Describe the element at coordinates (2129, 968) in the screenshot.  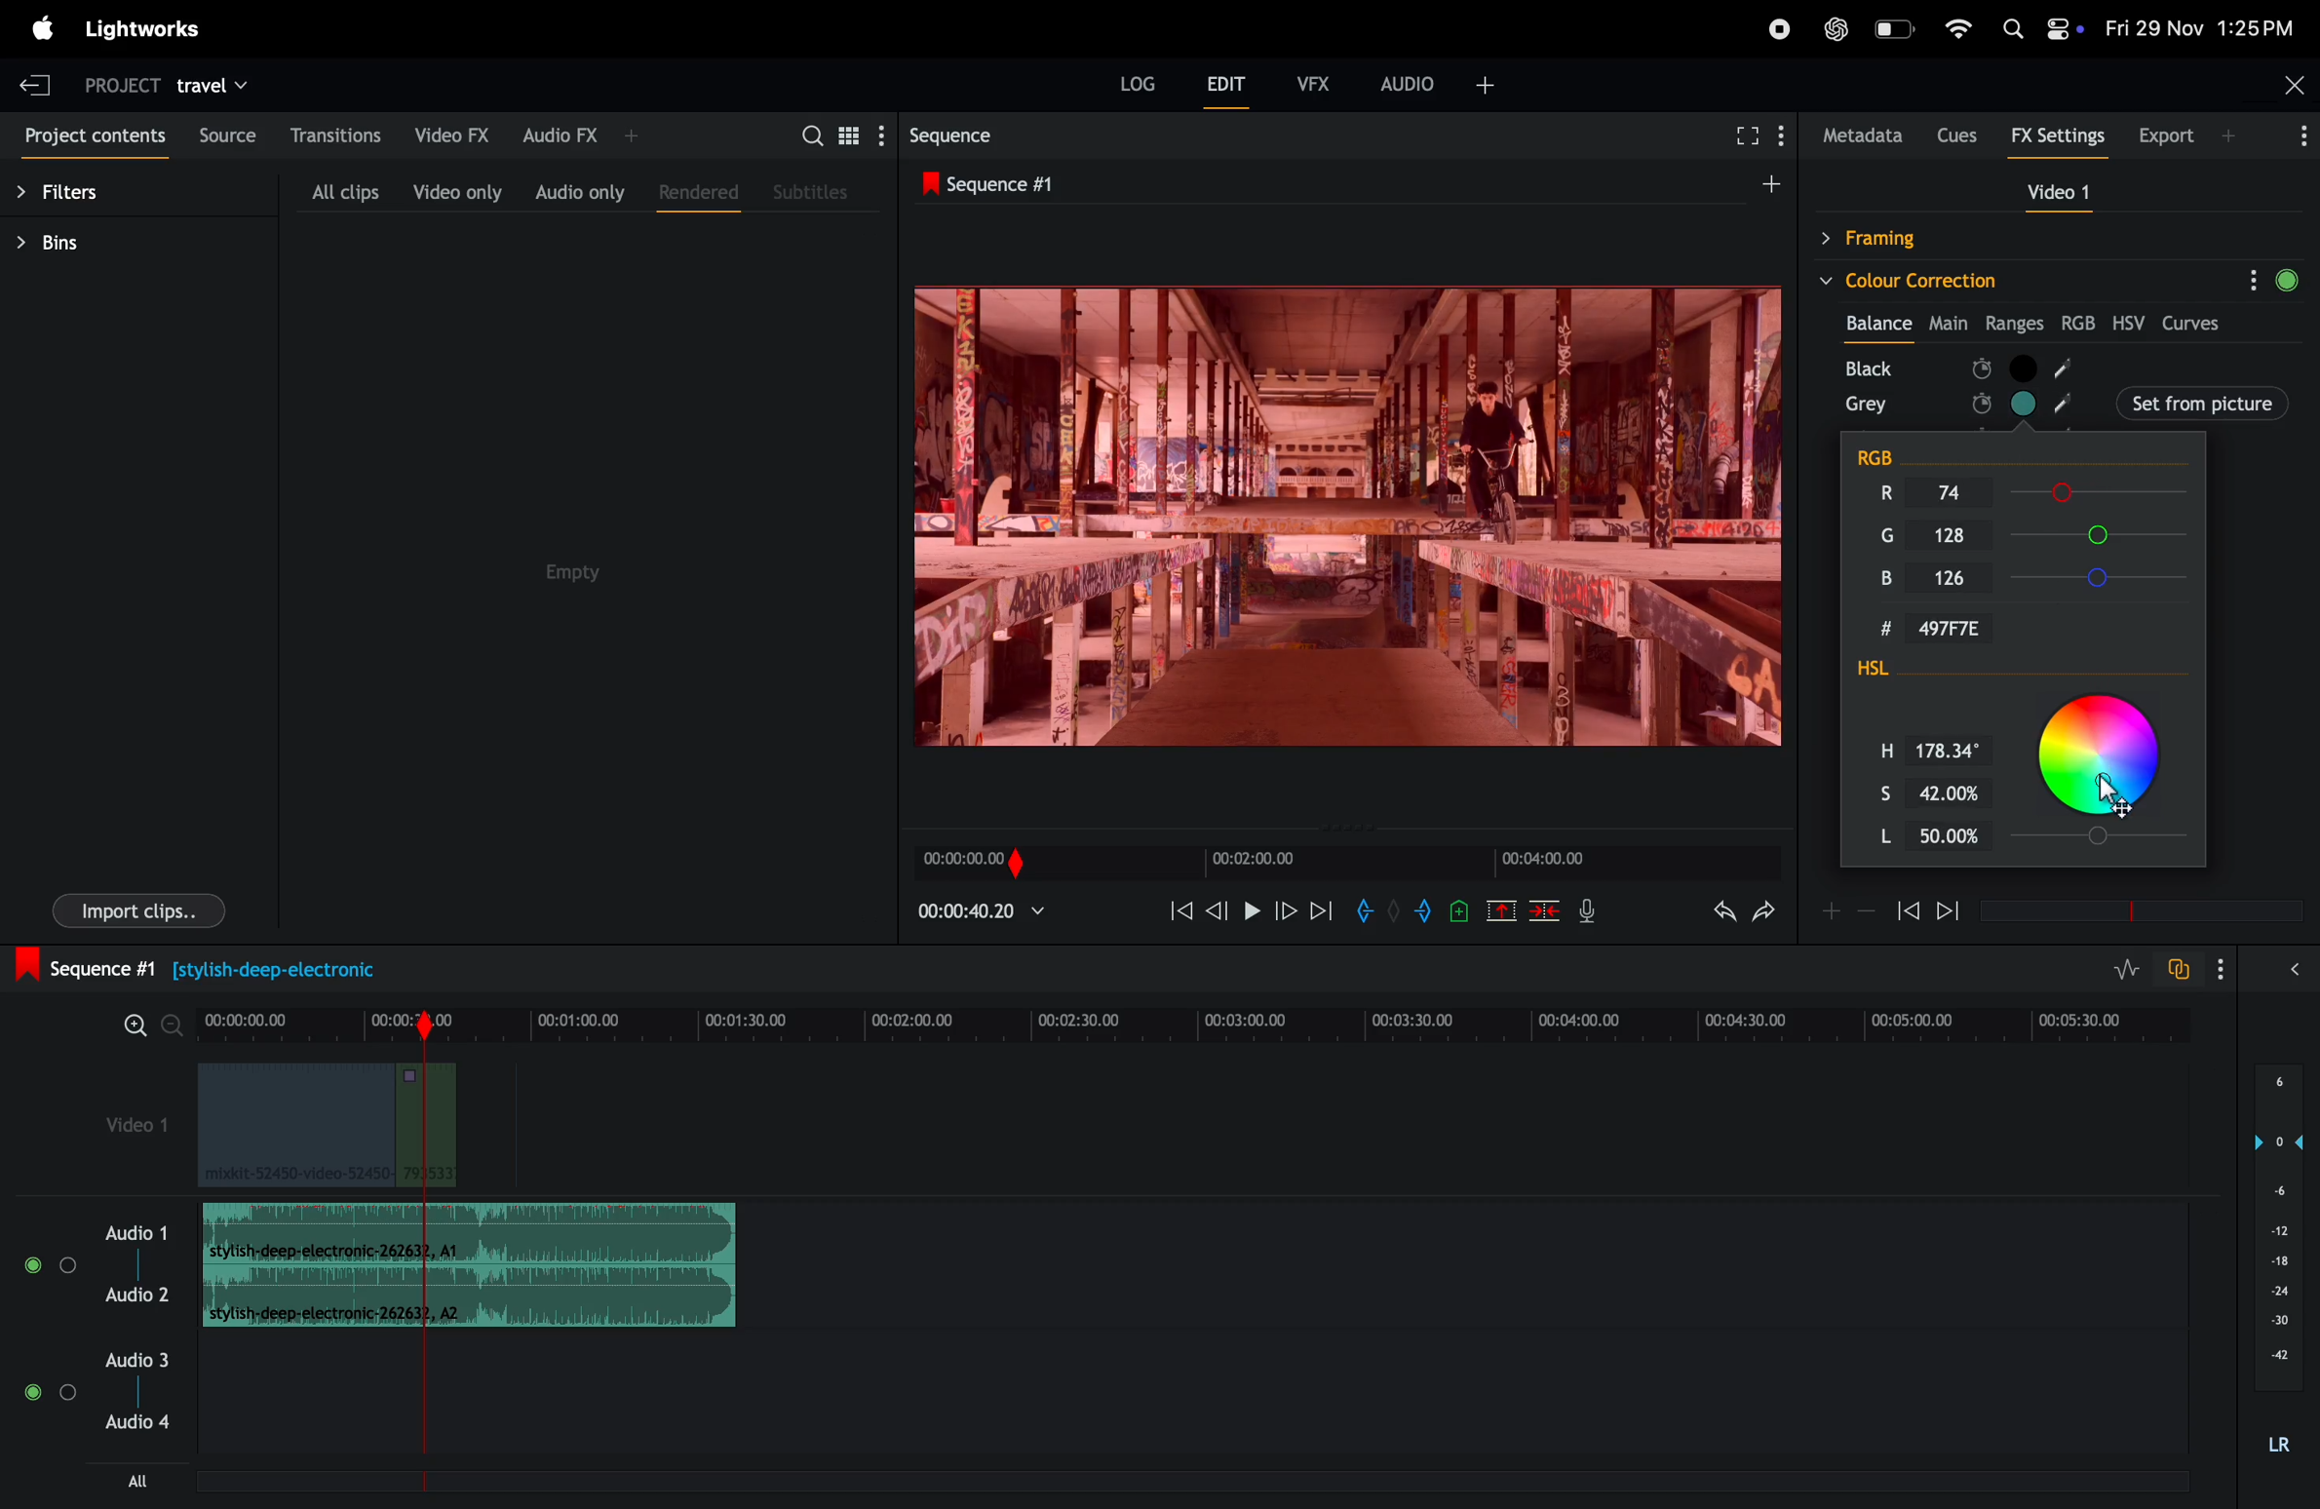
I see `toggle audio level editing` at that location.